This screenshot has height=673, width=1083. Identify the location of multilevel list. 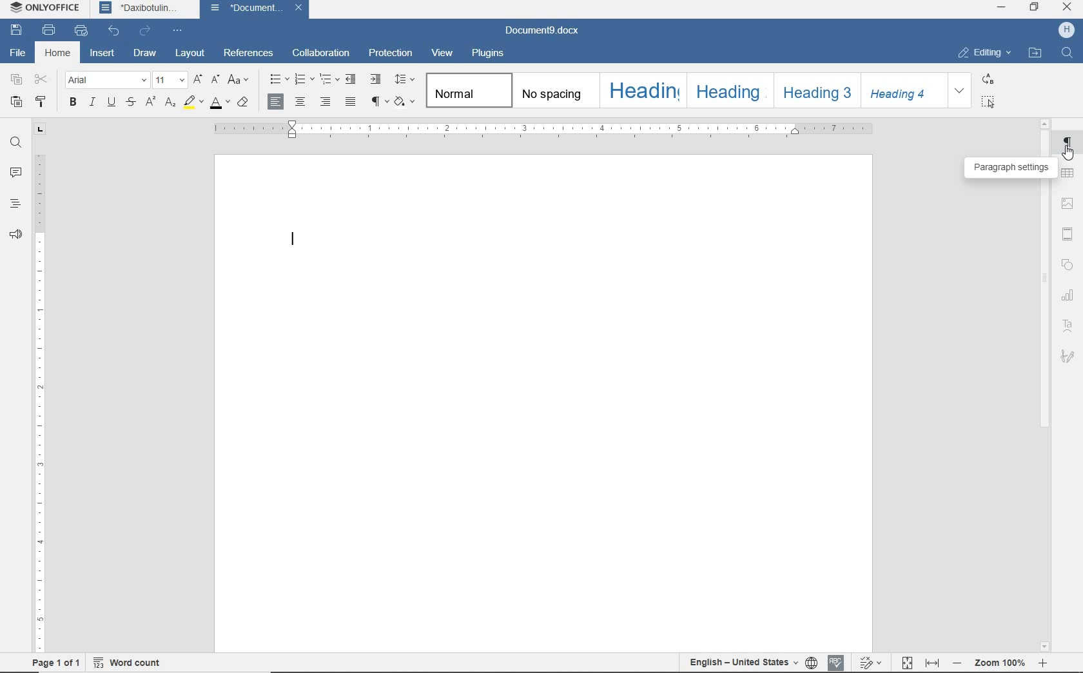
(331, 81).